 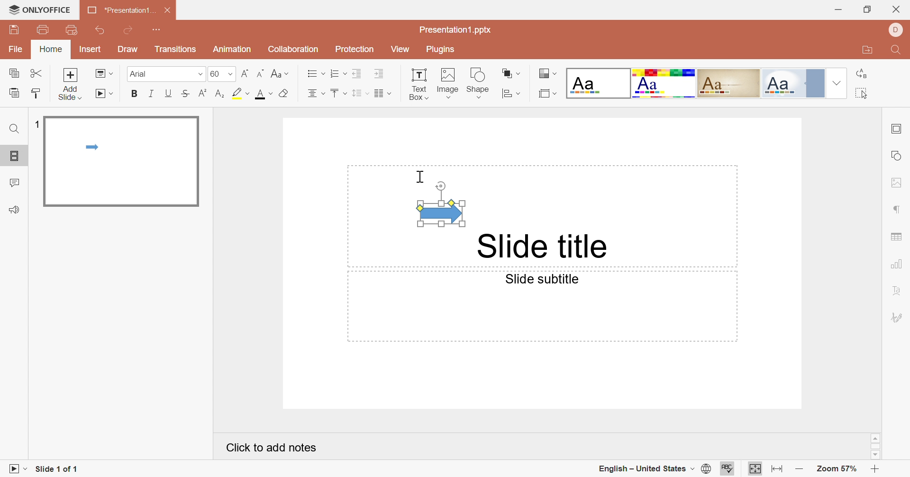 I want to click on Presentation1.pptx, so click(x=455, y=30).